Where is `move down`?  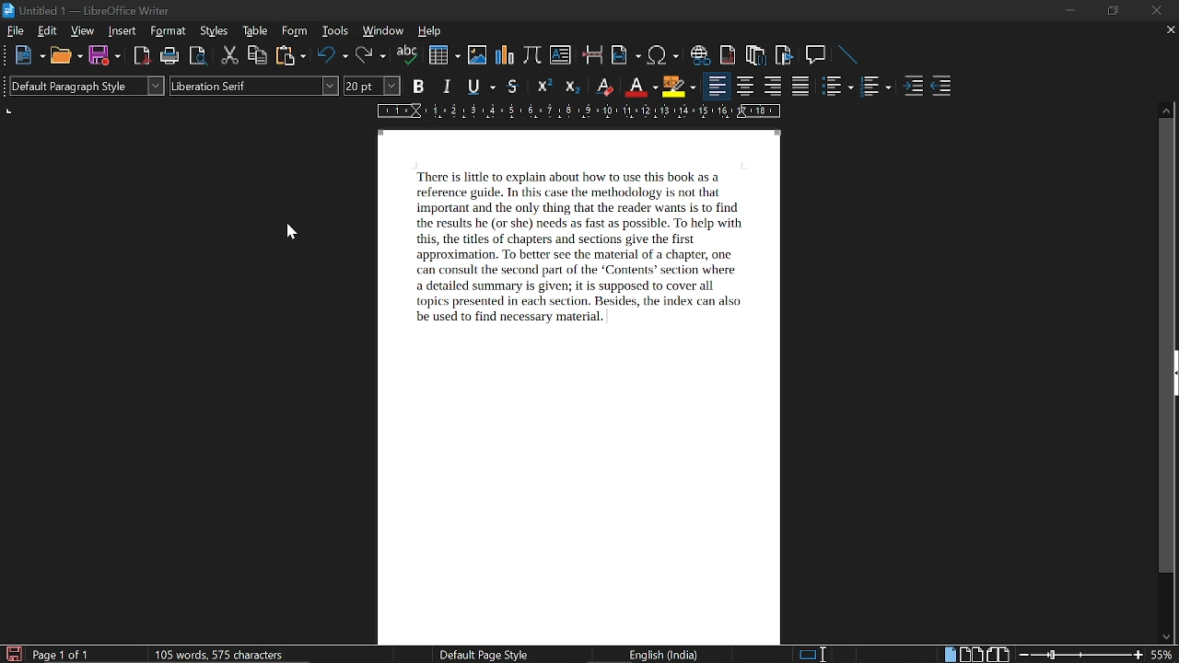 move down is located at coordinates (1162, 637).